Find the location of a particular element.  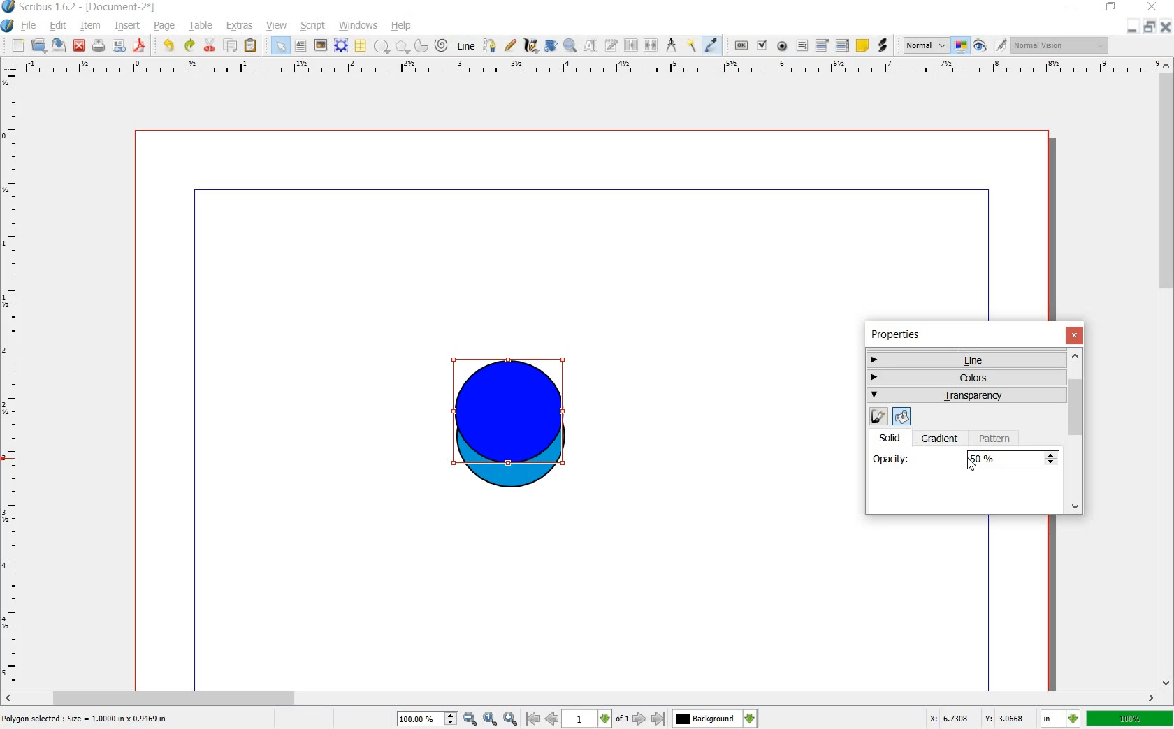

shape selected is located at coordinates (509, 415).